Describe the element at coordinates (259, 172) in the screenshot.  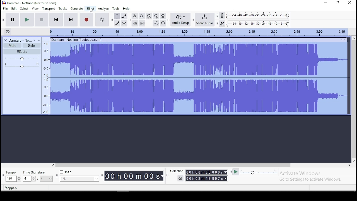
I see `playback speed` at that location.